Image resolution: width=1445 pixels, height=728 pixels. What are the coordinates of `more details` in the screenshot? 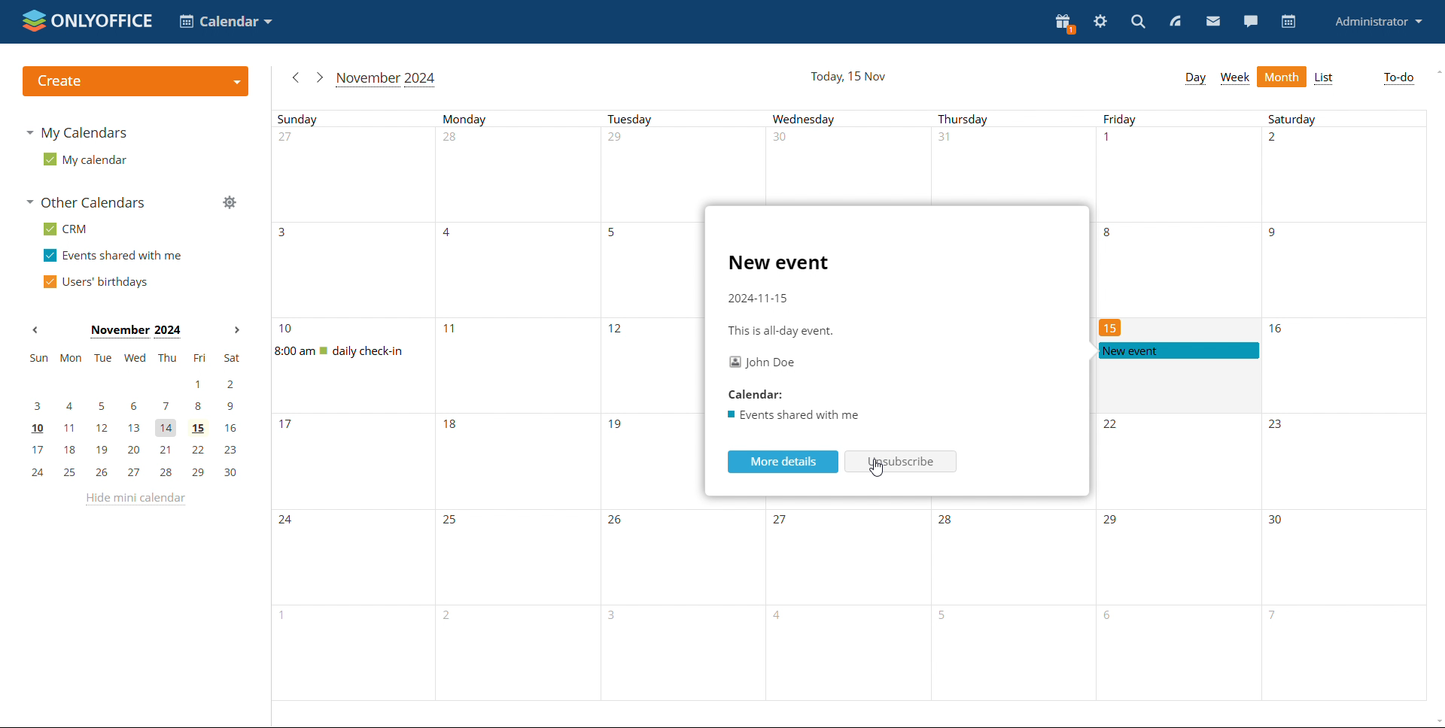 It's located at (781, 463).